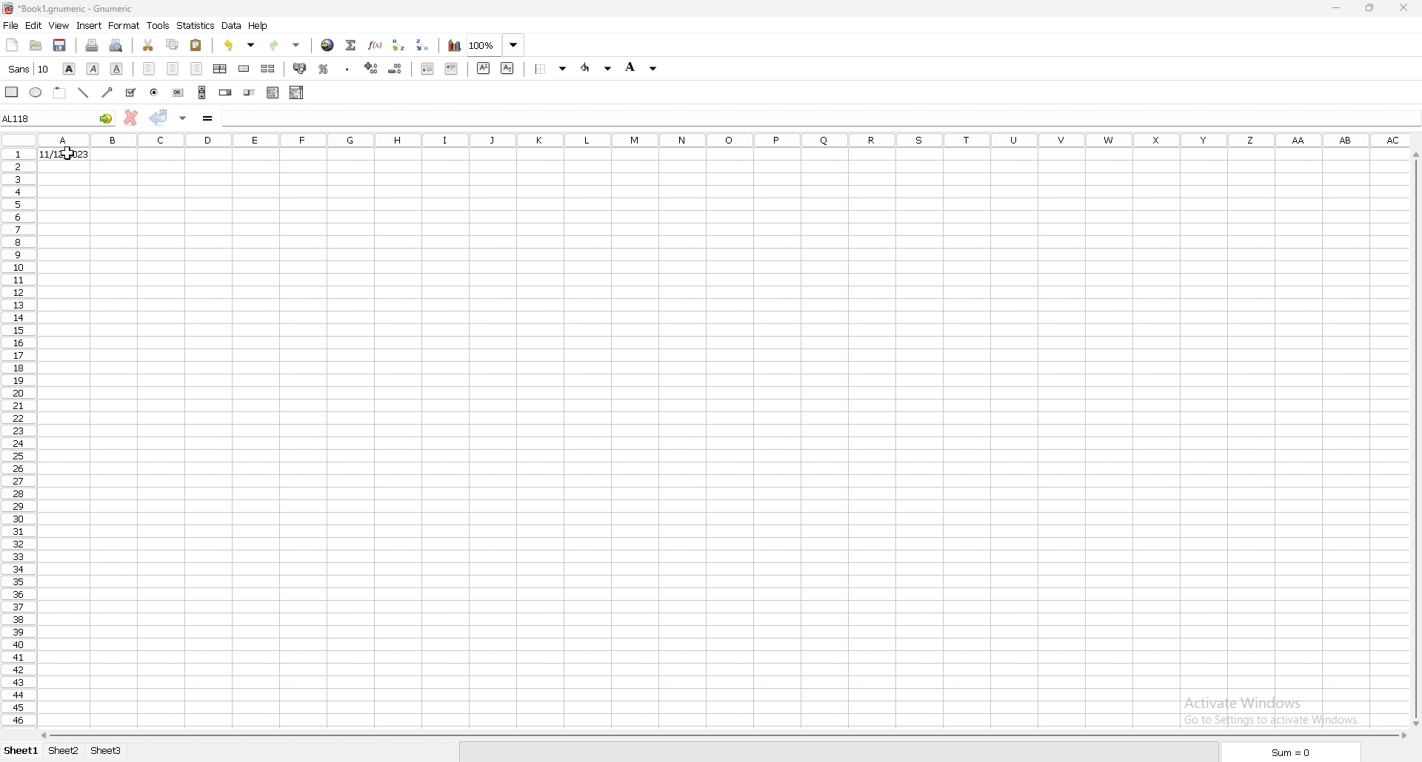 The image size is (1422, 762). I want to click on zoom, so click(496, 44).